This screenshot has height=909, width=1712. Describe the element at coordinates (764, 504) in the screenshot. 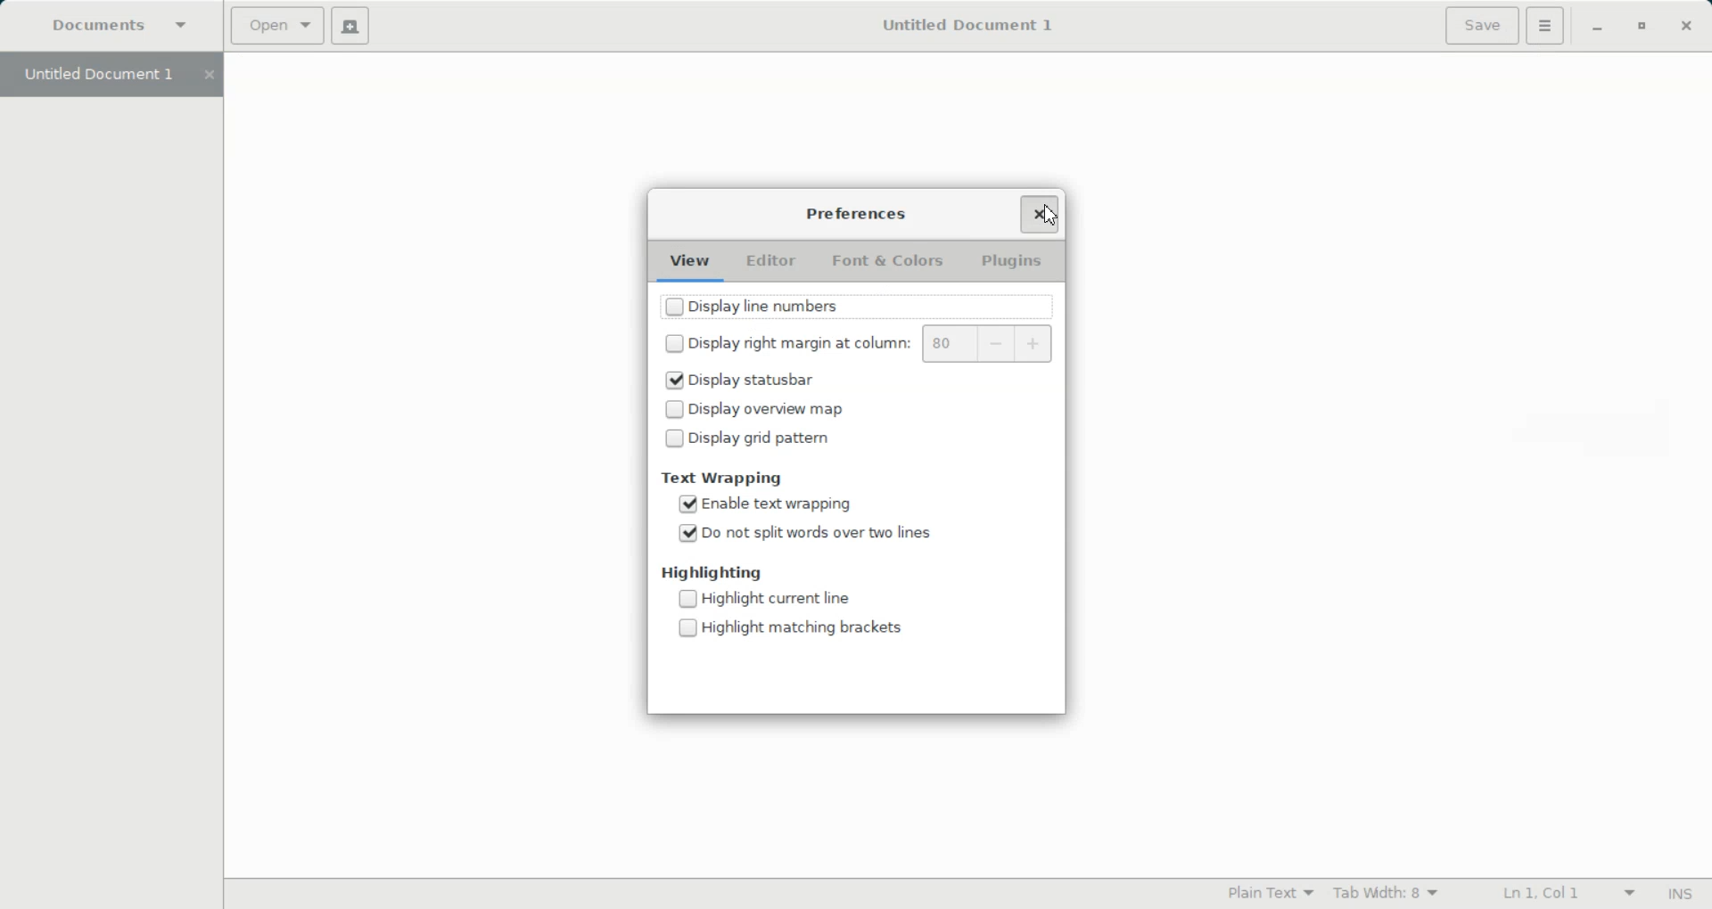

I see `(un)check Enable text wrapping` at that location.